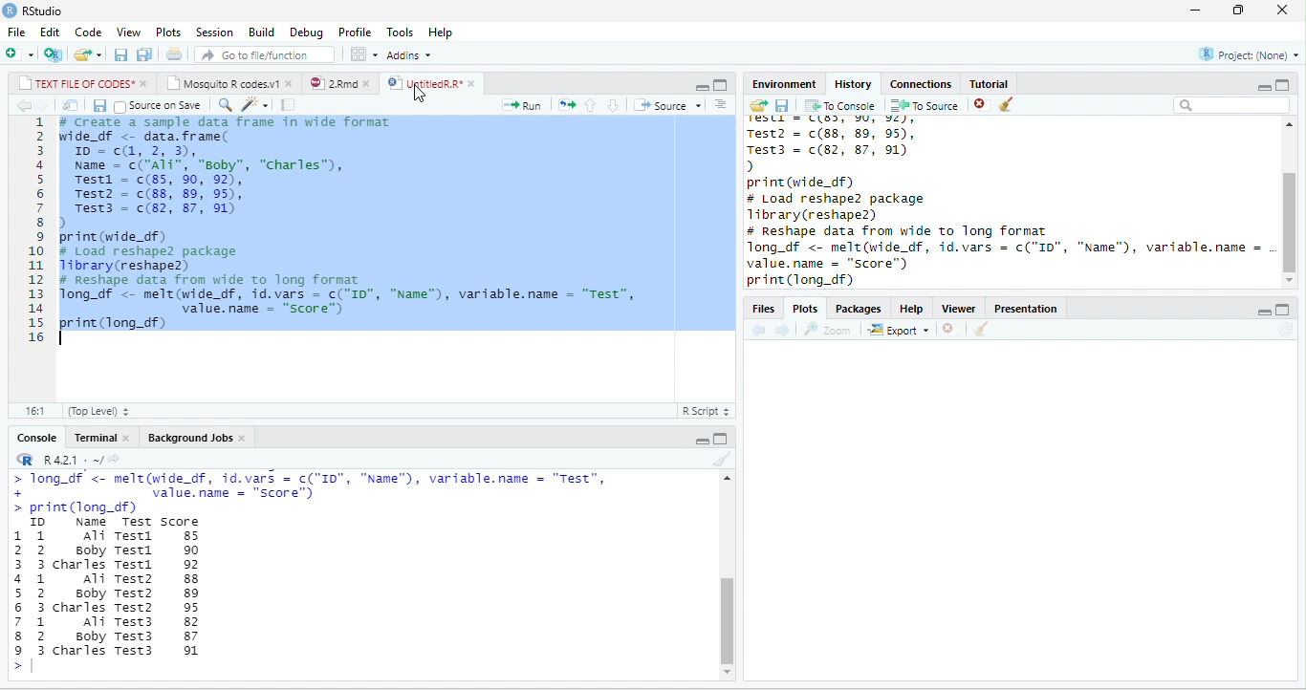 This screenshot has width=1306, height=690. What do you see at coordinates (950, 329) in the screenshot?
I see `close file` at bounding box center [950, 329].